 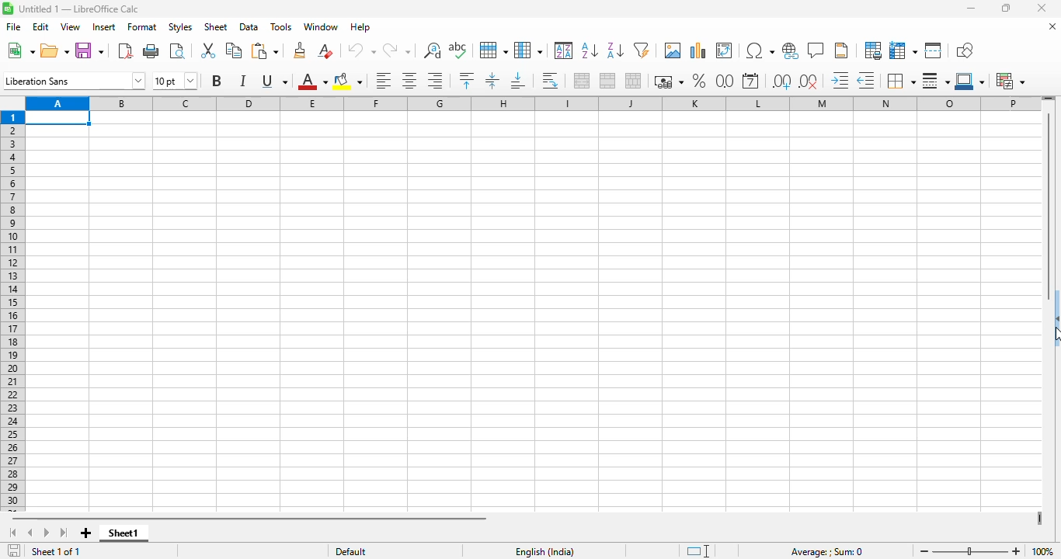 I want to click on insert image, so click(x=673, y=50).